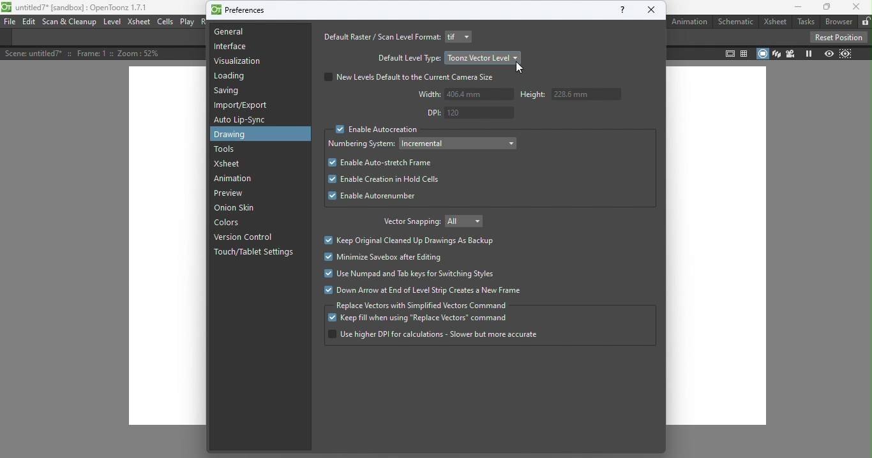 Image resolution: width=872 pixels, height=458 pixels. What do you see at coordinates (408, 222) in the screenshot?
I see `Vector snapping` at bounding box center [408, 222].